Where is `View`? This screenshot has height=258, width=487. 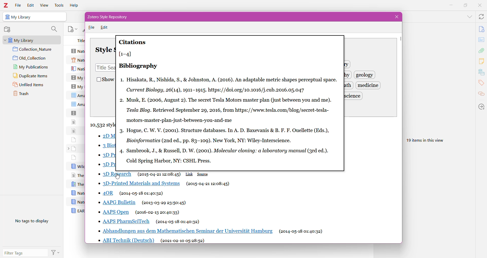 View is located at coordinates (44, 5).